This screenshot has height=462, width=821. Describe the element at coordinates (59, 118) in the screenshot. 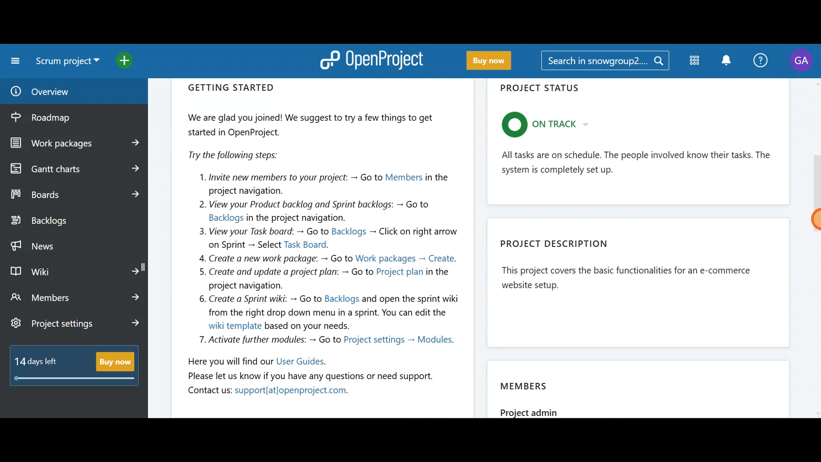

I see `Roadmap` at that location.